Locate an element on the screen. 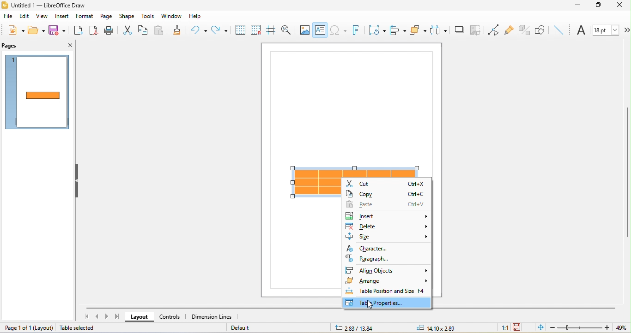  show draw function is located at coordinates (541, 30).